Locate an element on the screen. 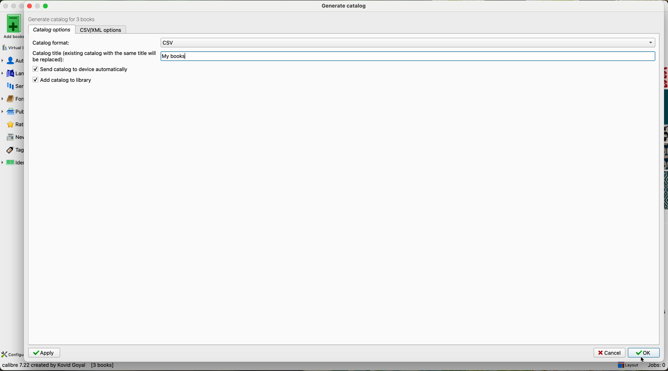  catalog title (existing catalog with the same will be replaced) is located at coordinates (93, 56).